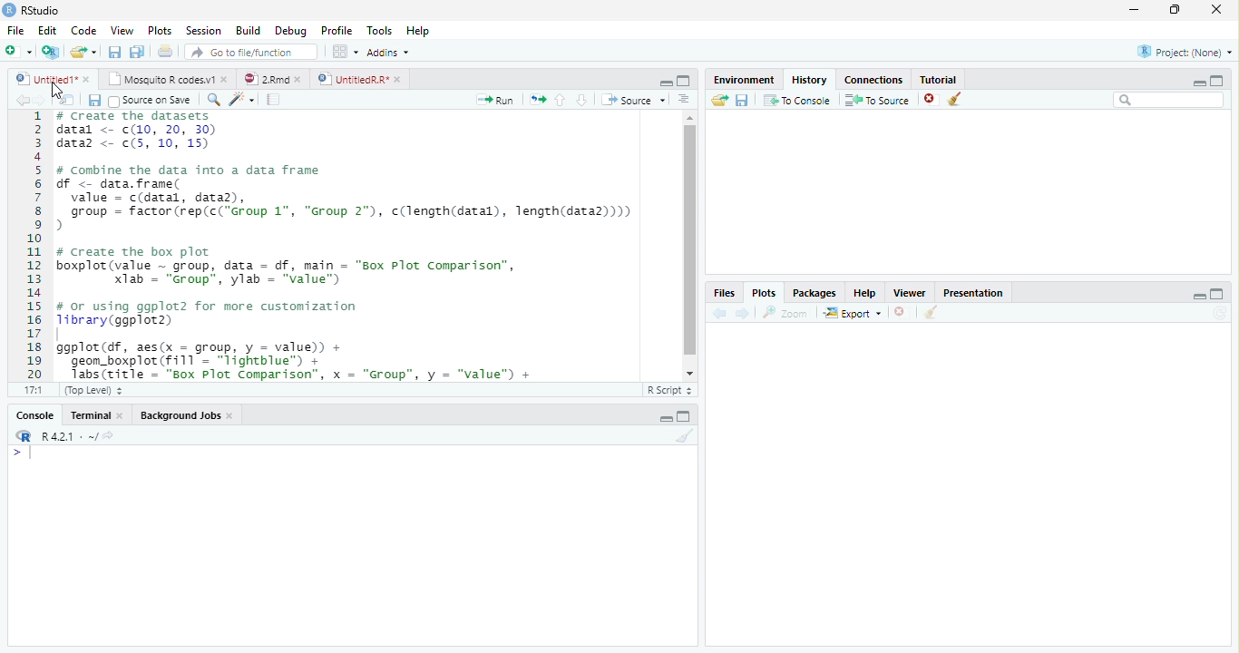 The image size is (1239, 653). Describe the element at coordinates (18, 52) in the screenshot. I see `New file` at that location.